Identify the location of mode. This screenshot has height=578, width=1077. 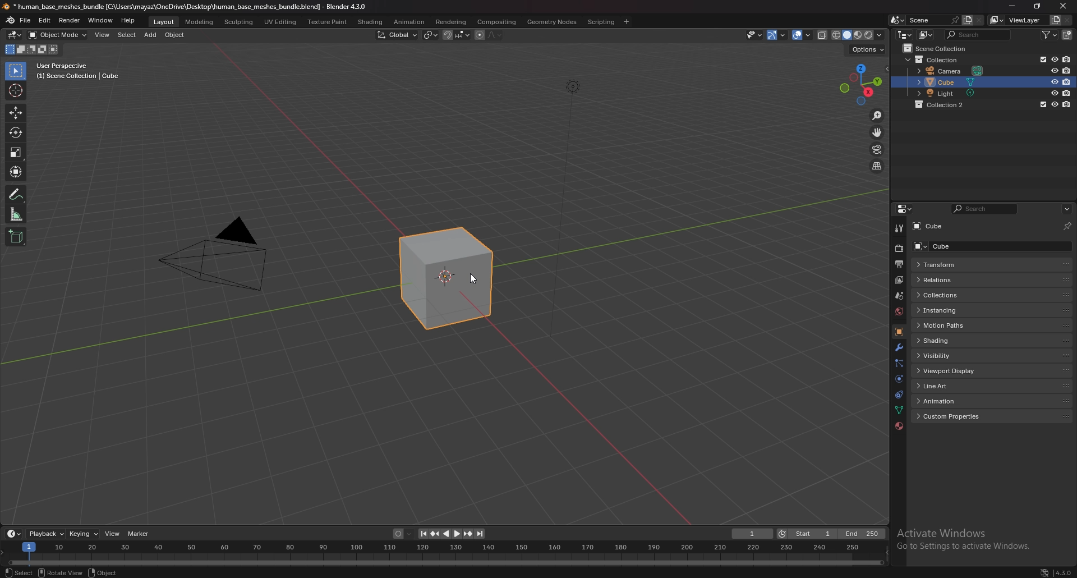
(32, 51).